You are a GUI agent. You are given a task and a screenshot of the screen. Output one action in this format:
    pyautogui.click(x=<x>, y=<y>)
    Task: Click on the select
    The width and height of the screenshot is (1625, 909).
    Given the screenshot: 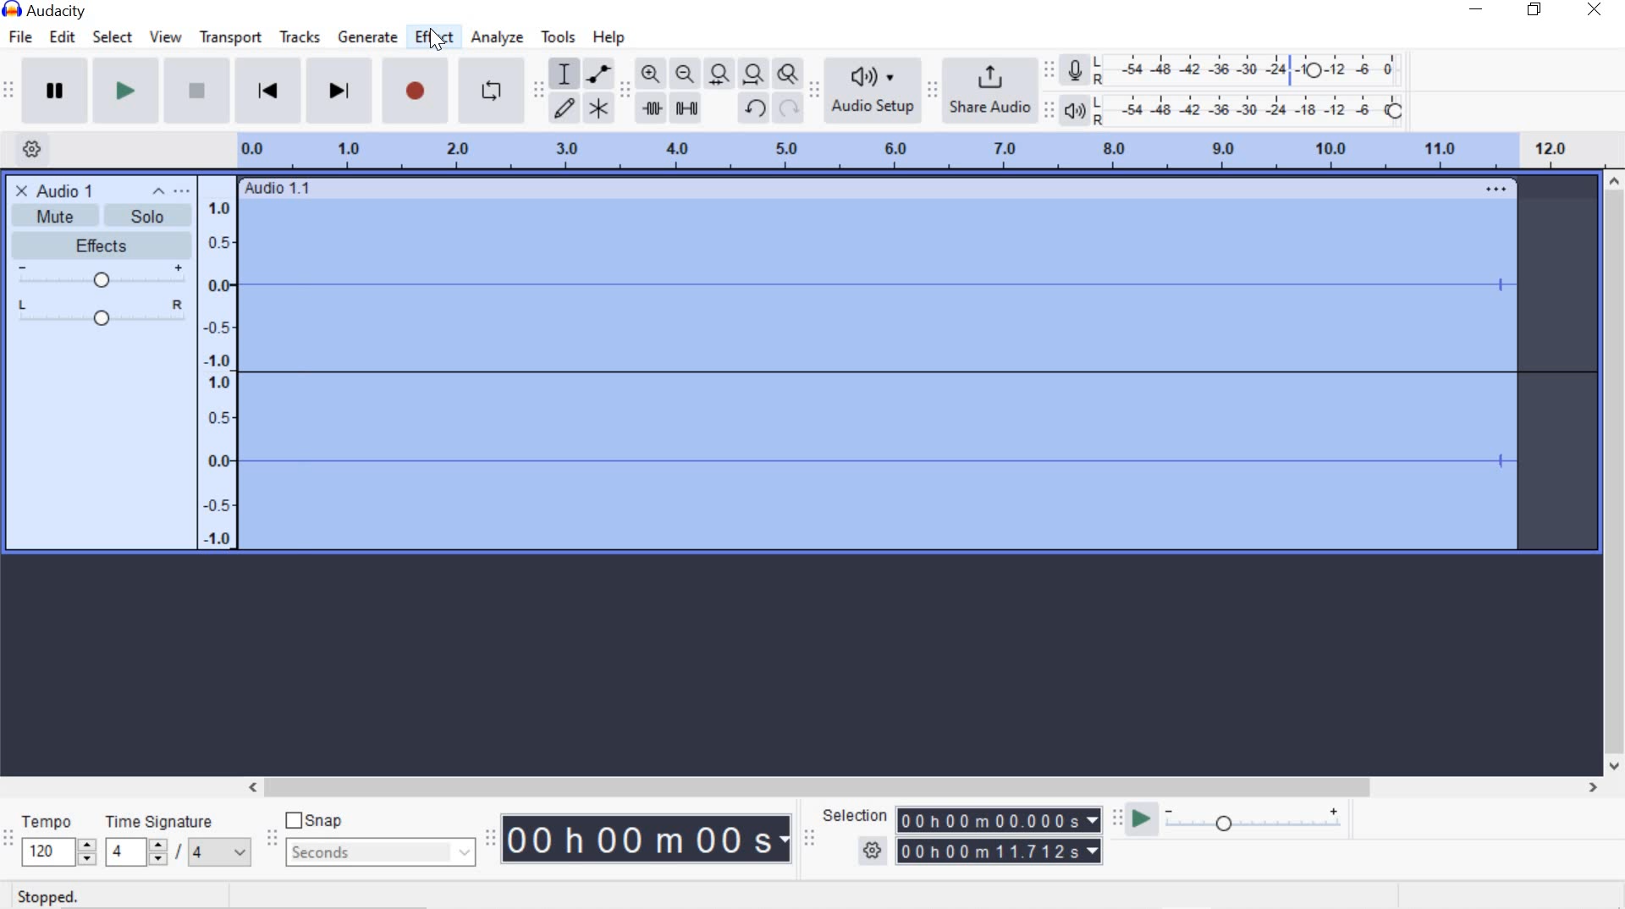 What is the action you would take?
    pyautogui.click(x=113, y=37)
    